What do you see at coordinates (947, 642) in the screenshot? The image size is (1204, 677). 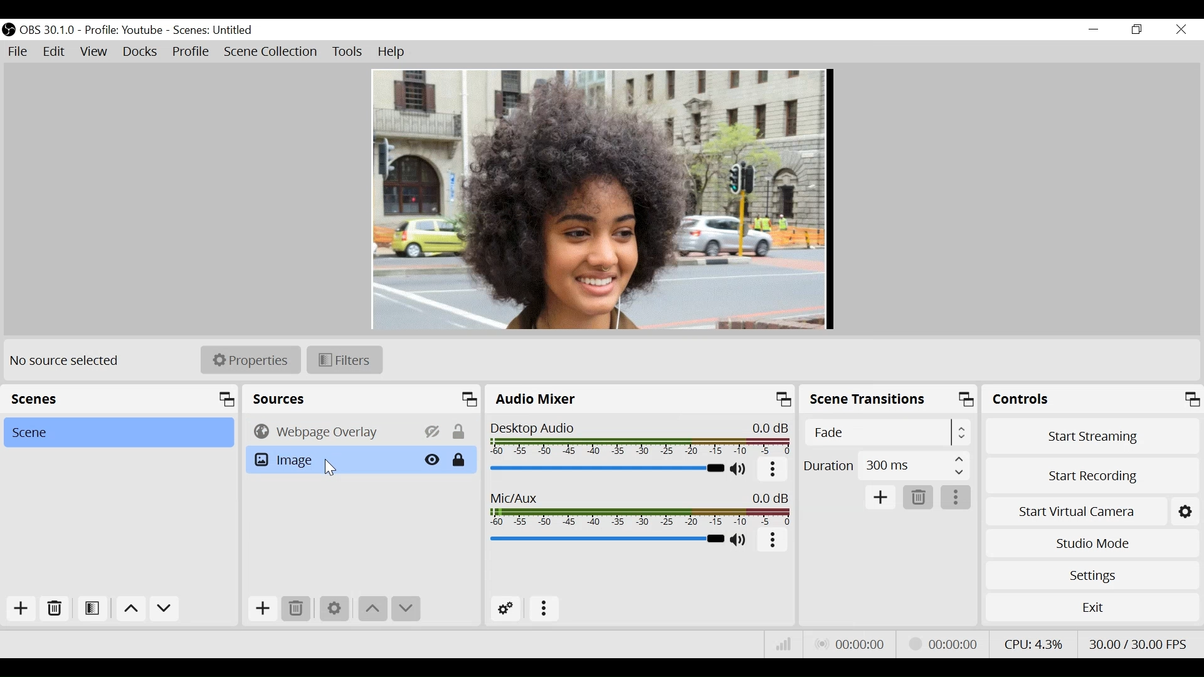 I see `Recording Status` at bounding box center [947, 642].